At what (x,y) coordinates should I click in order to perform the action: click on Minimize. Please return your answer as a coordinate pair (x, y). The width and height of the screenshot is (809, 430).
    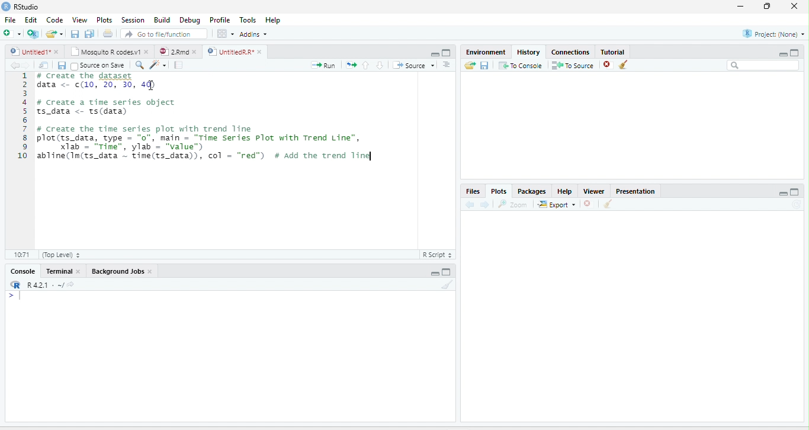
    Looking at the image, I should click on (434, 54).